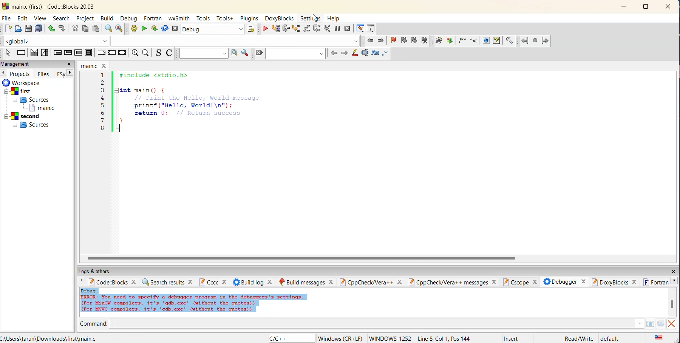 The width and height of the screenshot is (680, 343). What do you see at coordinates (193, 301) in the screenshot?
I see `Debug

|ERROR: You need to specify a debugger program in the debuggers's settings.
(For MinGW compilers, it's 'gdb.exe' (without the quotes))

(For MSVC compilers, it's 'odb.exe' (without the quotes))` at bounding box center [193, 301].